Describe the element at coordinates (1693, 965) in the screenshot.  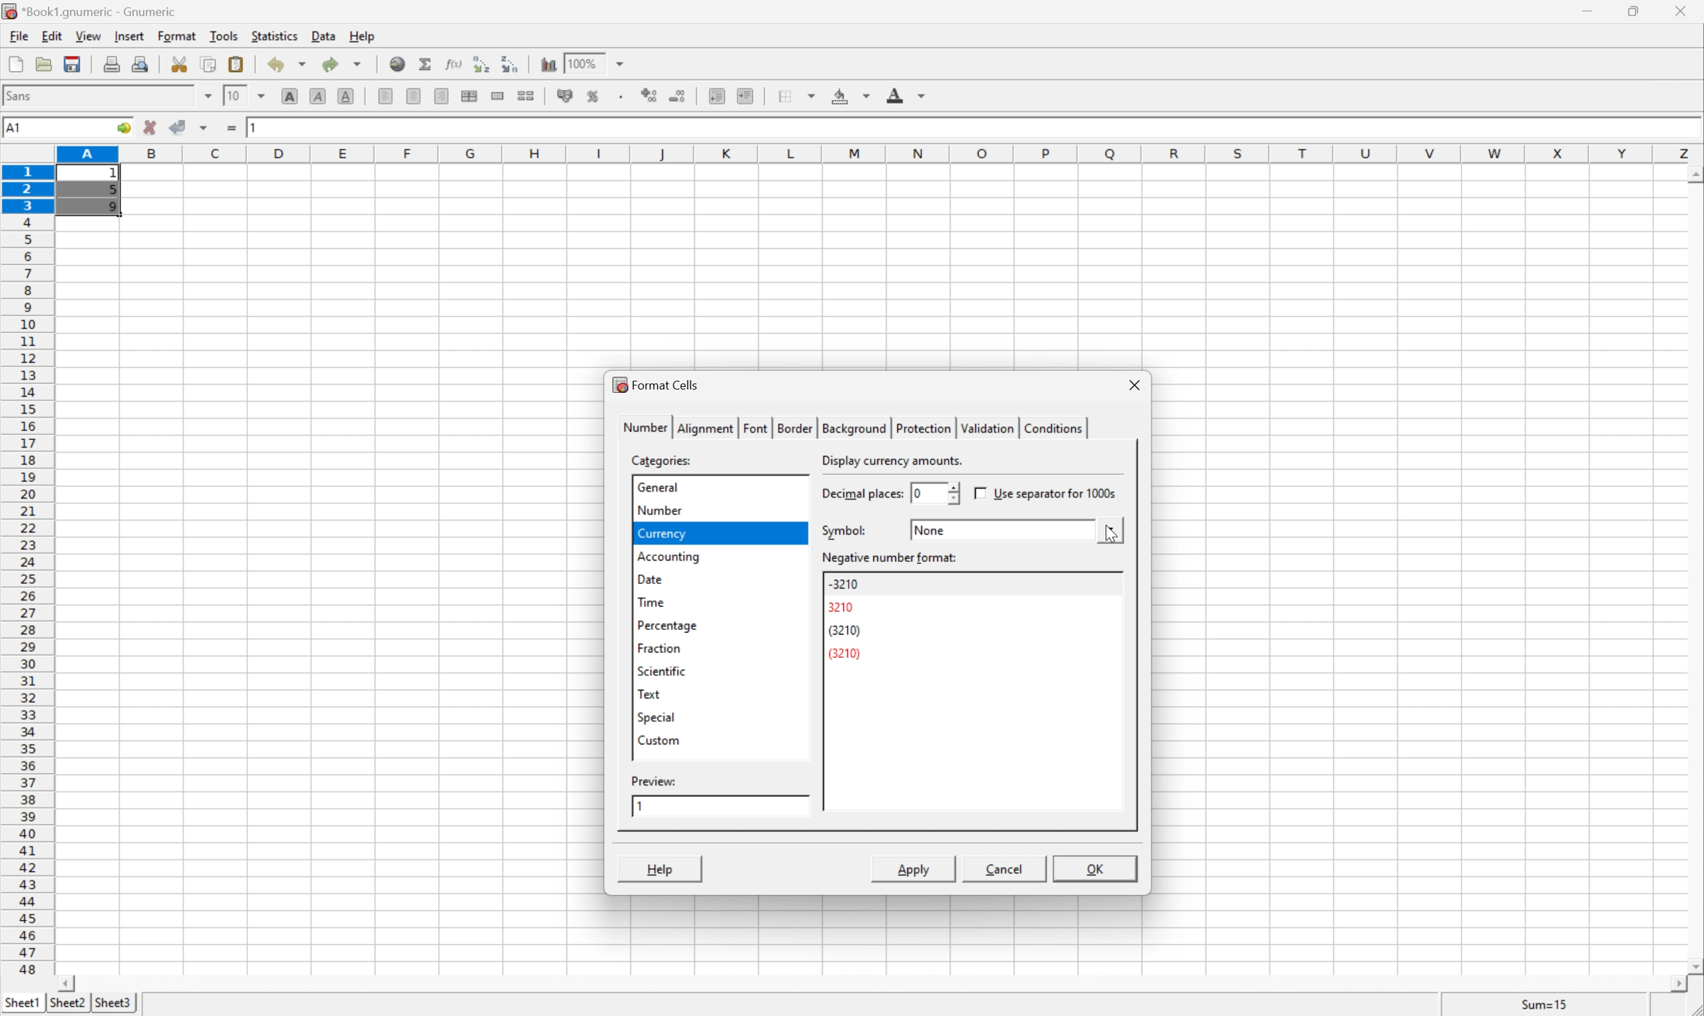
I see `scroll down` at that location.